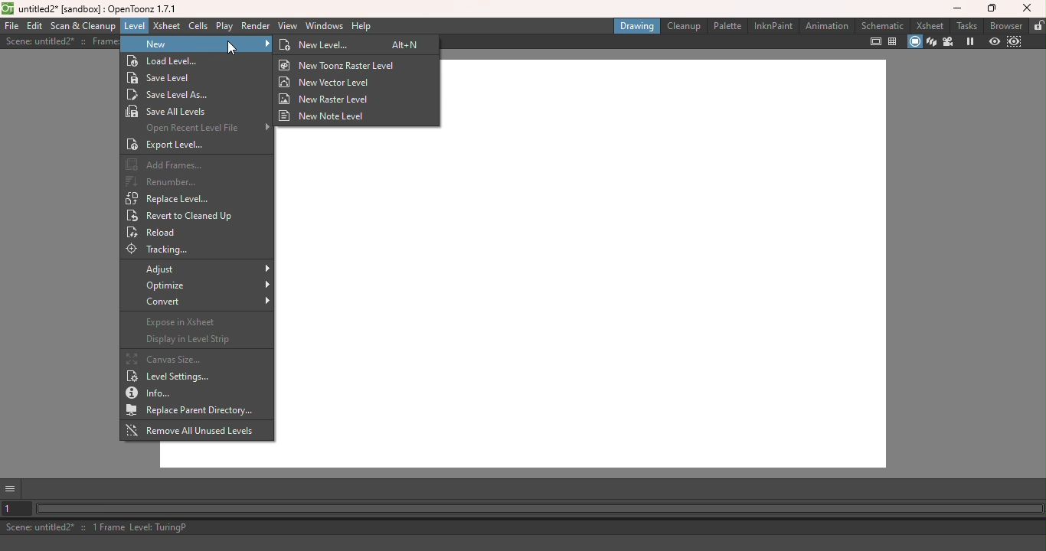 This screenshot has height=551, width=1046. Describe the element at coordinates (206, 269) in the screenshot. I see `Adjust` at that location.